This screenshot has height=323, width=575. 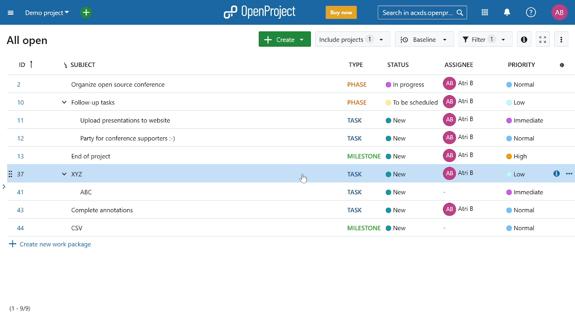 What do you see at coordinates (290, 104) in the screenshot?
I see `work package ID 10 details` at bounding box center [290, 104].